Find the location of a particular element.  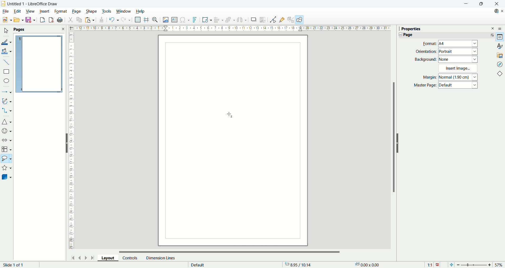

3D object is located at coordinates (7, 177).